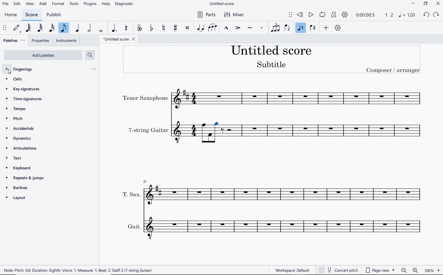 This screenshot has height=275, width=443. What do you see at coordinates (16, 28) in the screenshot?
I see `DEFAULT (STEP TIME)` at bounding box center [16, 28].